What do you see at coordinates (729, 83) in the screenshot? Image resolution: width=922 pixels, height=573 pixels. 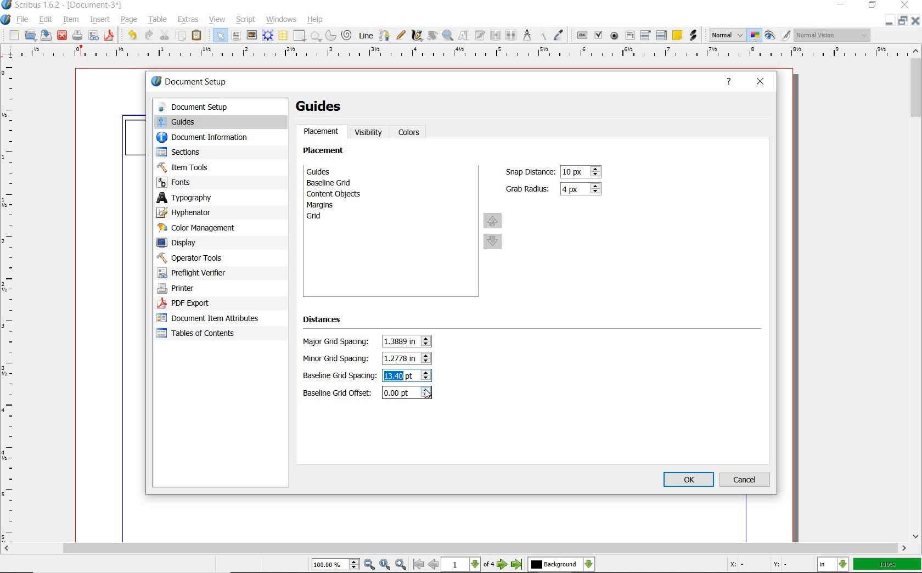 I see `help` at bounding box center [729, 83].